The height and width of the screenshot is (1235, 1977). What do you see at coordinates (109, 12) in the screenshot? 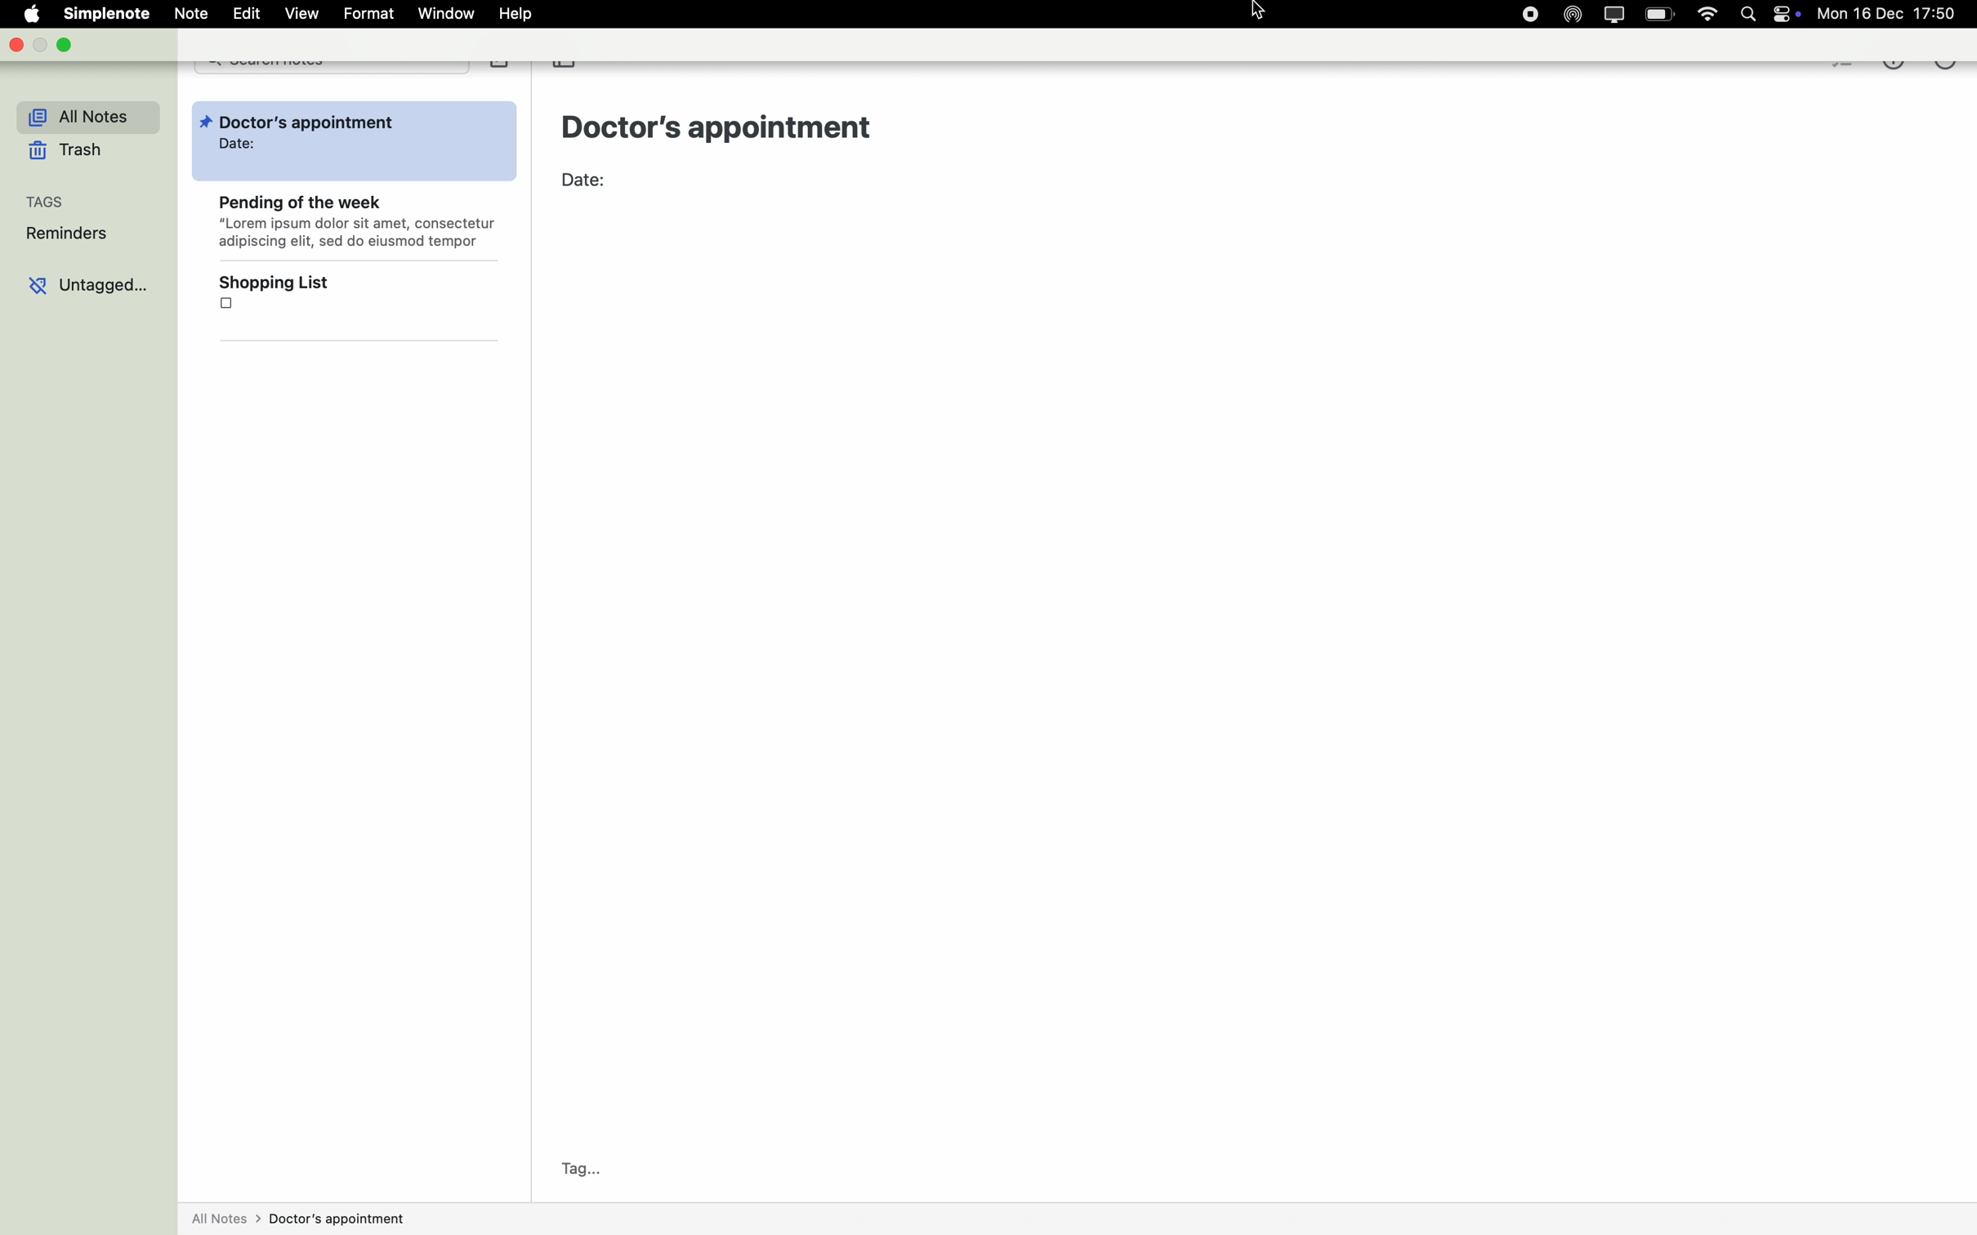
I see `Simplenote` at bounding box center [109, 12].